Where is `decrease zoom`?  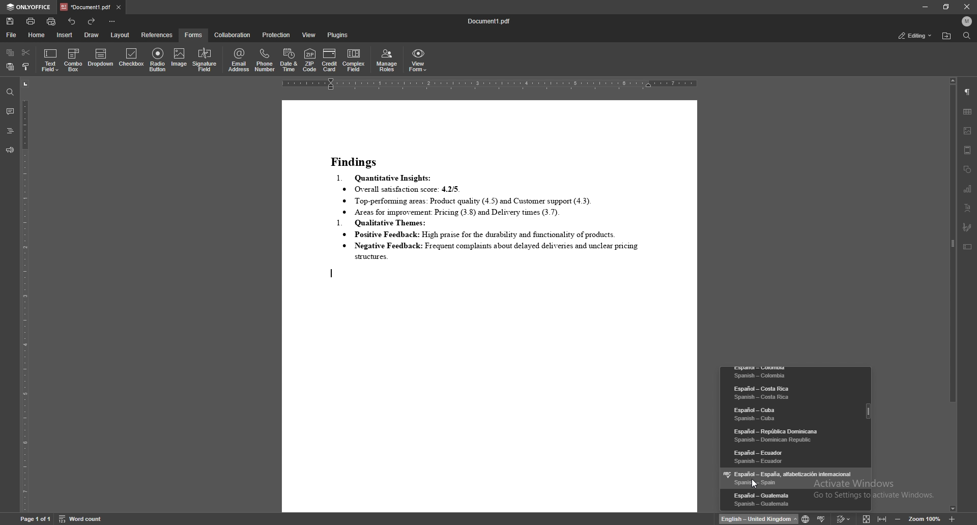
decrease zoom is located at coordinates (897, 518).